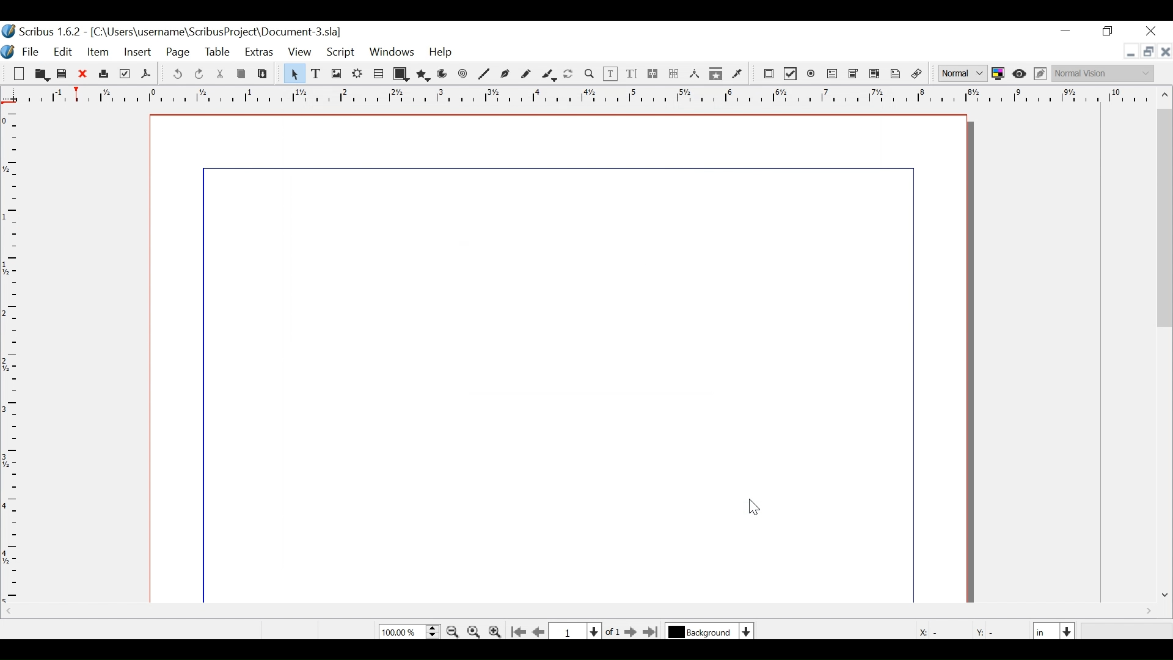 Image resolution: width=1173 pixels, height=660 pixels. Describe the element at coordinates (694, 74) in the screenshot. I see `Measurements` at that location.